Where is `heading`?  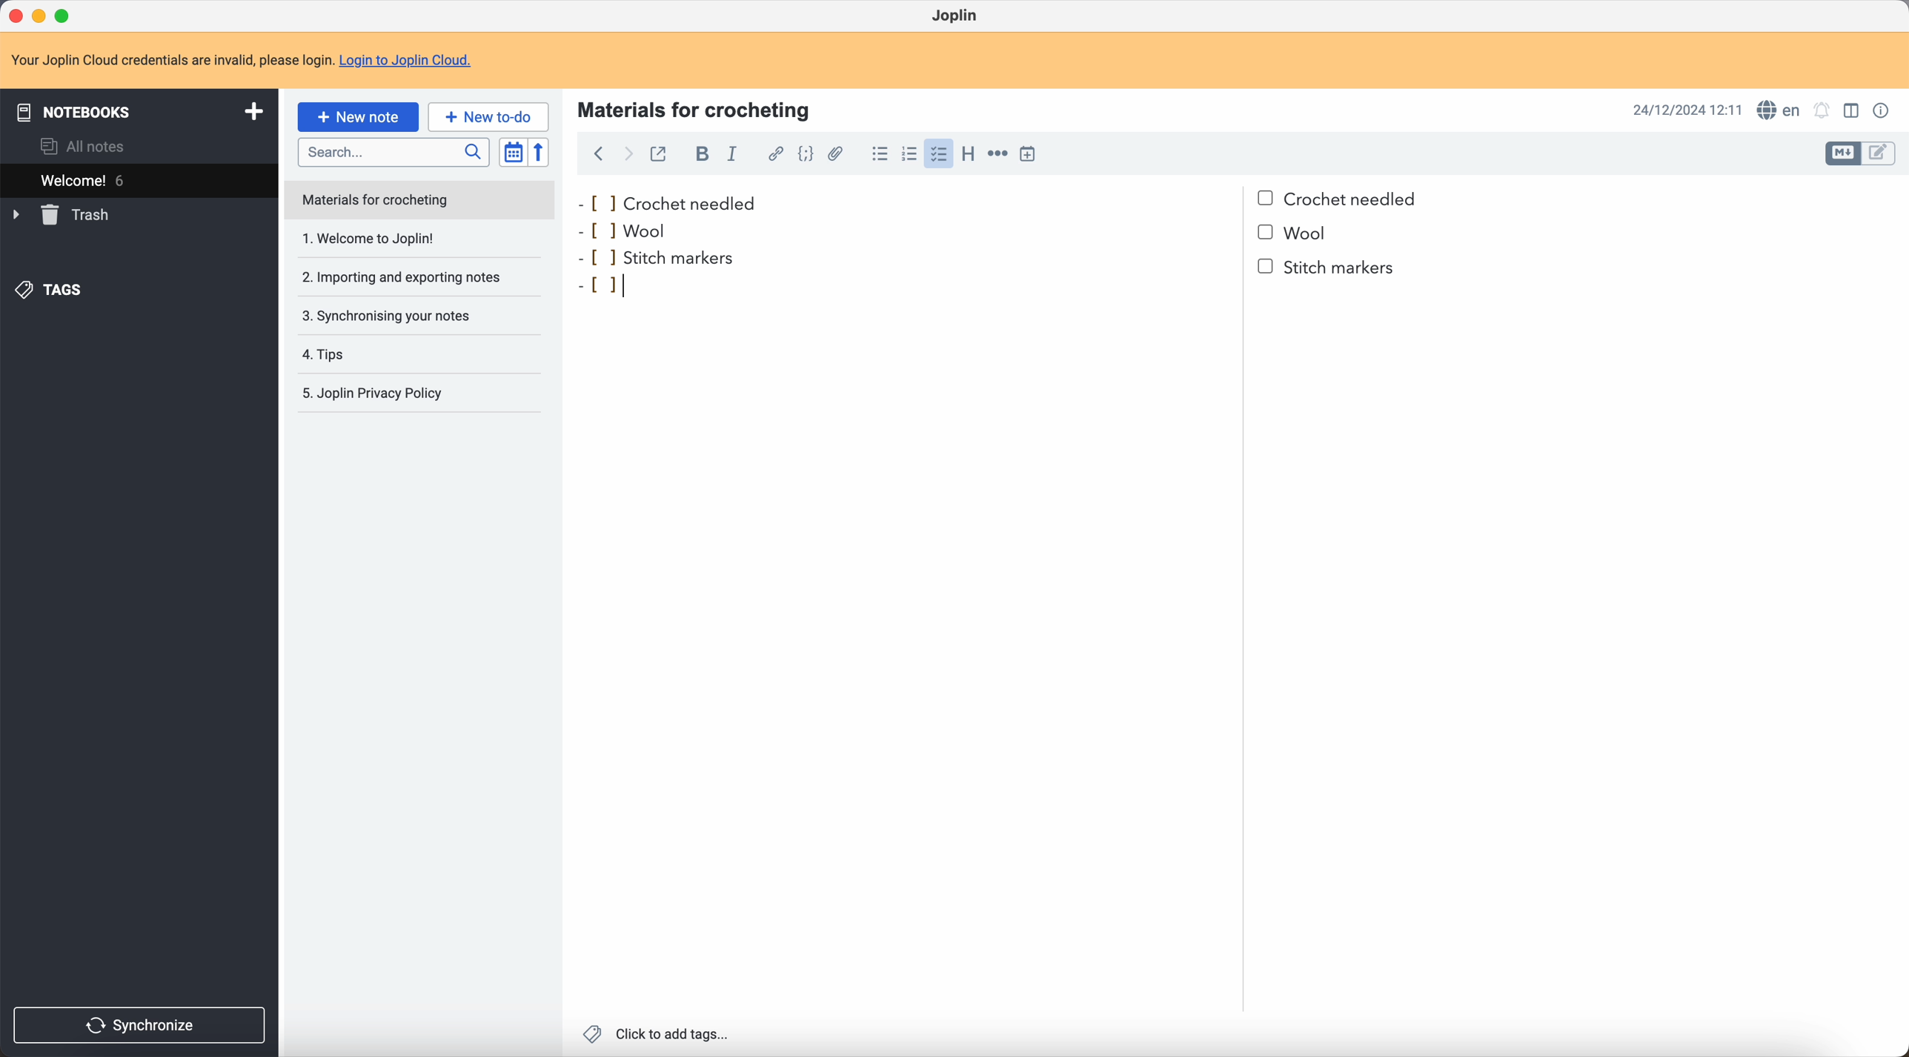
heading is located at coordinates (966, 153).